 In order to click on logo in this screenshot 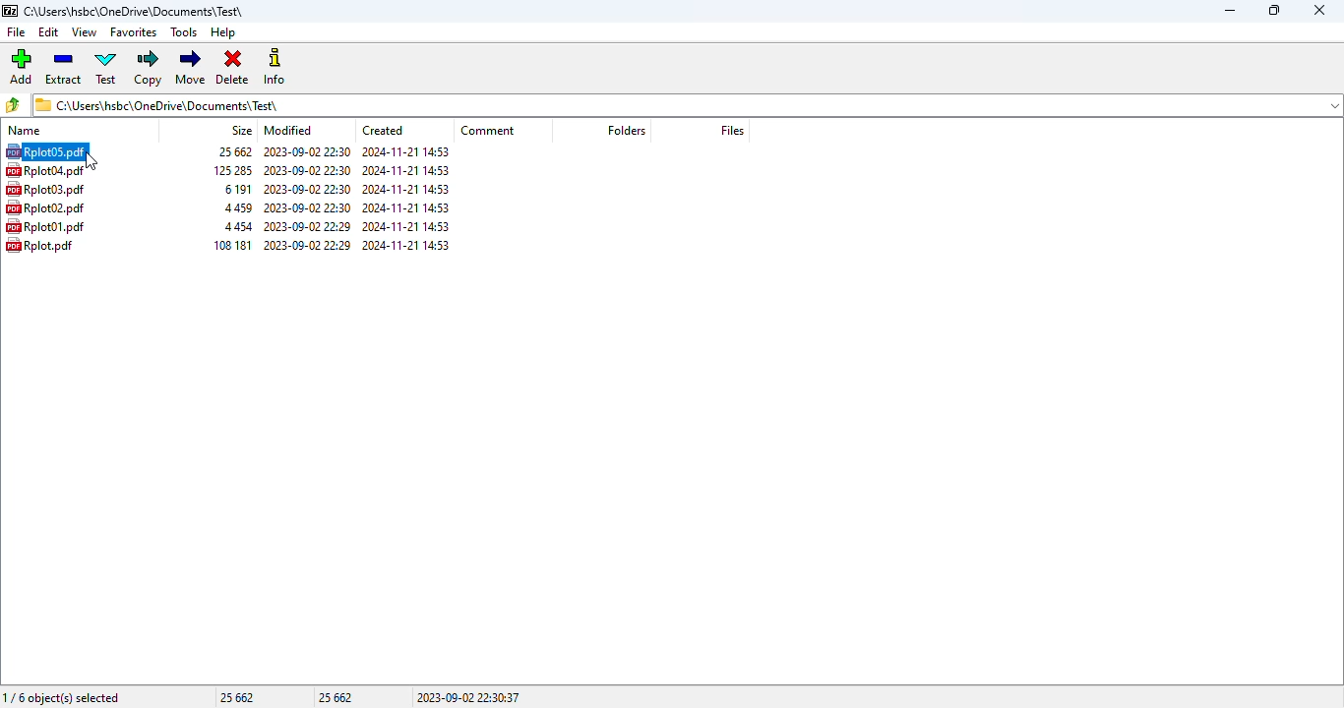, I will do `click(10, 11)`.